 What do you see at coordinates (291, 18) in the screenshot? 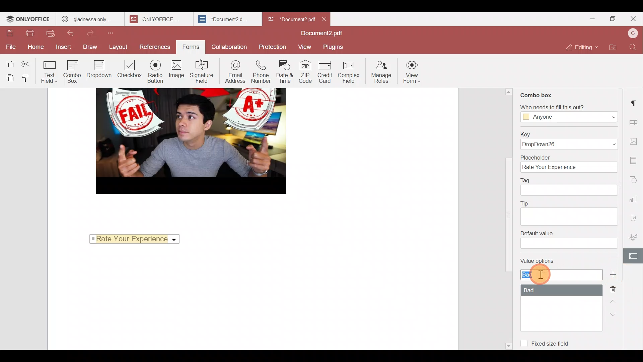
I see `*Document2 pdf` at bounding box center [291, 18].